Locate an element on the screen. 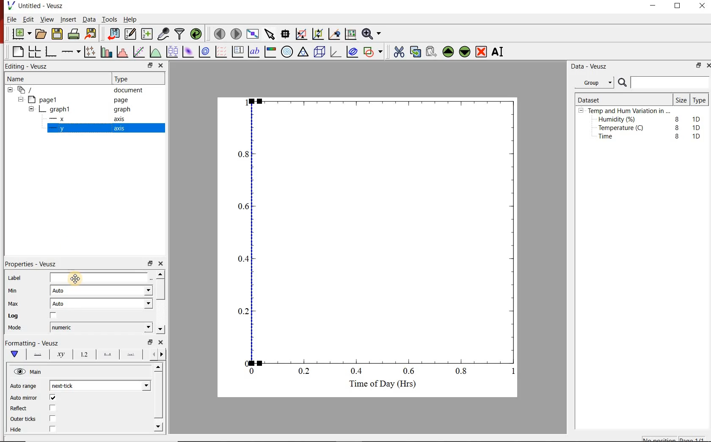 This screenshot has height=442, width=711. histogram of a dataset is located at coordinates (124, 52).